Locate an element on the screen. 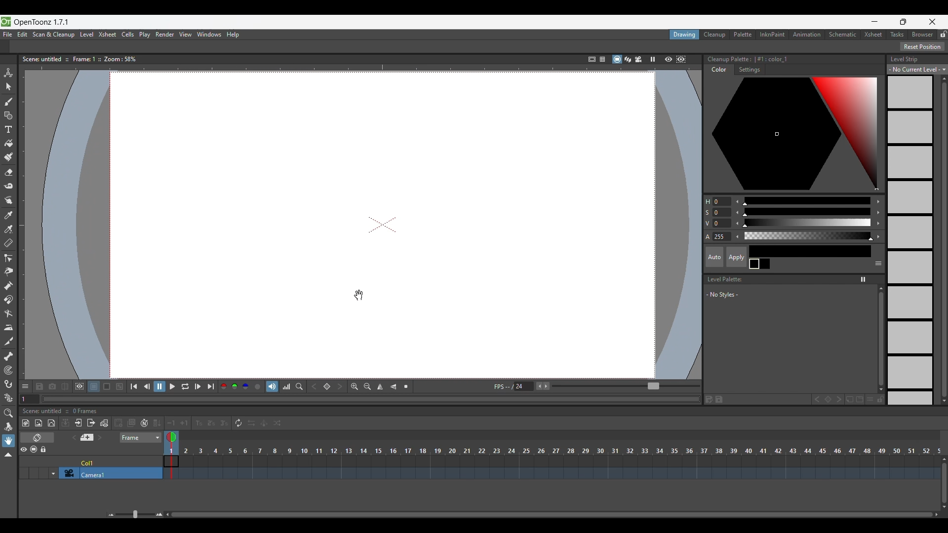 The image size is (948, 533). New raster level is located at coordinates (38, 422).